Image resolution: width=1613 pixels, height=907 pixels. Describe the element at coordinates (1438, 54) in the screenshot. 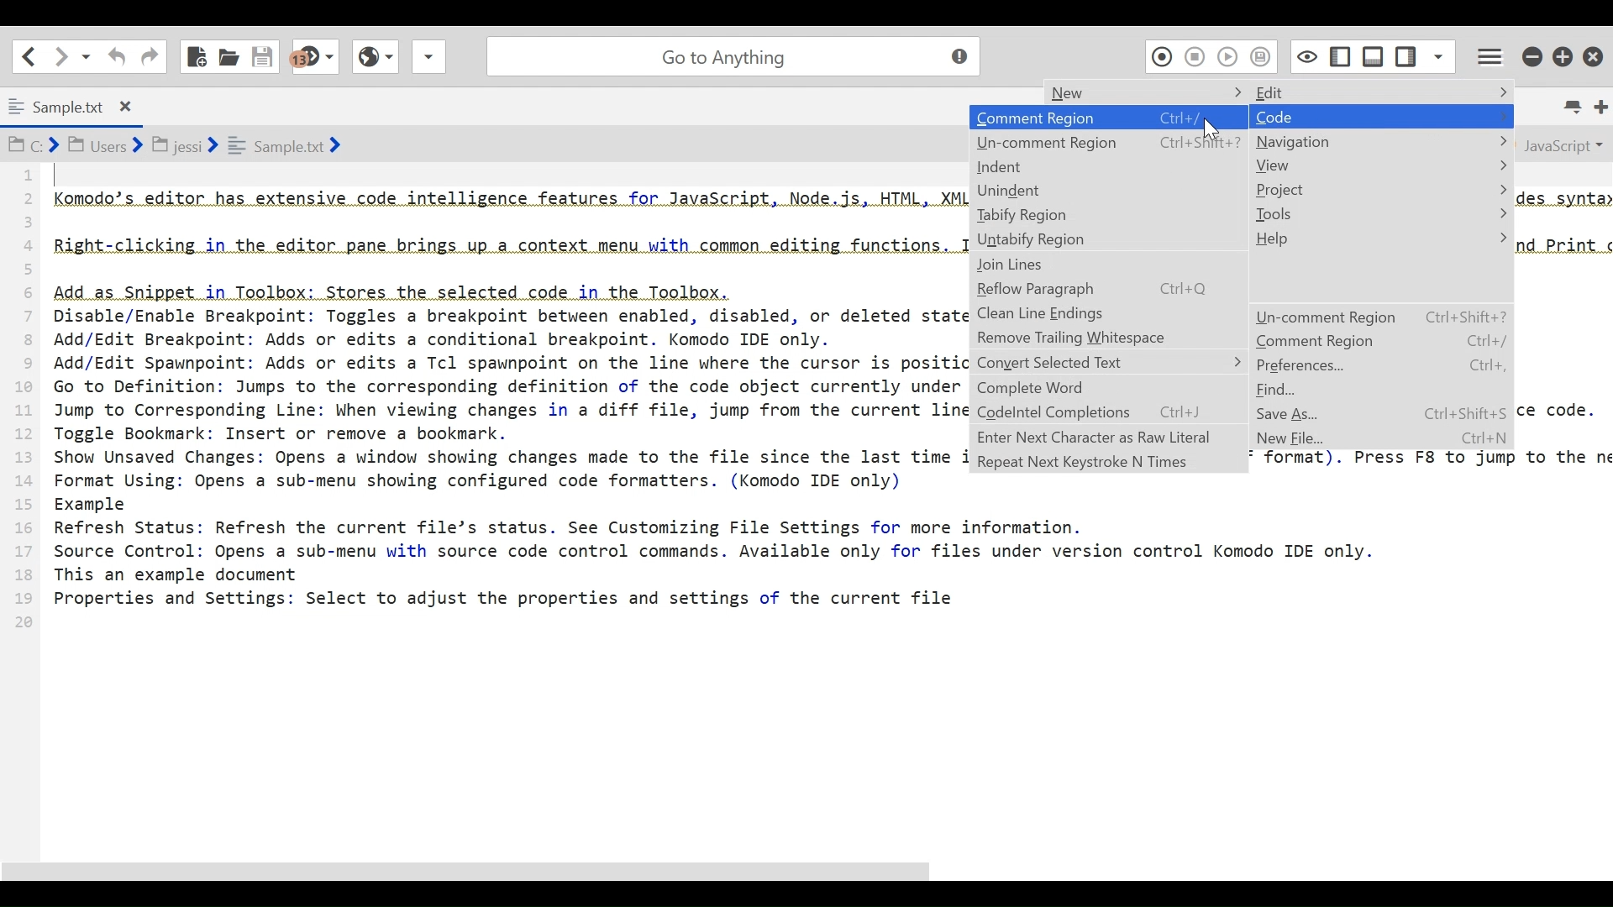

I see `Show specific sidebar` at that location.